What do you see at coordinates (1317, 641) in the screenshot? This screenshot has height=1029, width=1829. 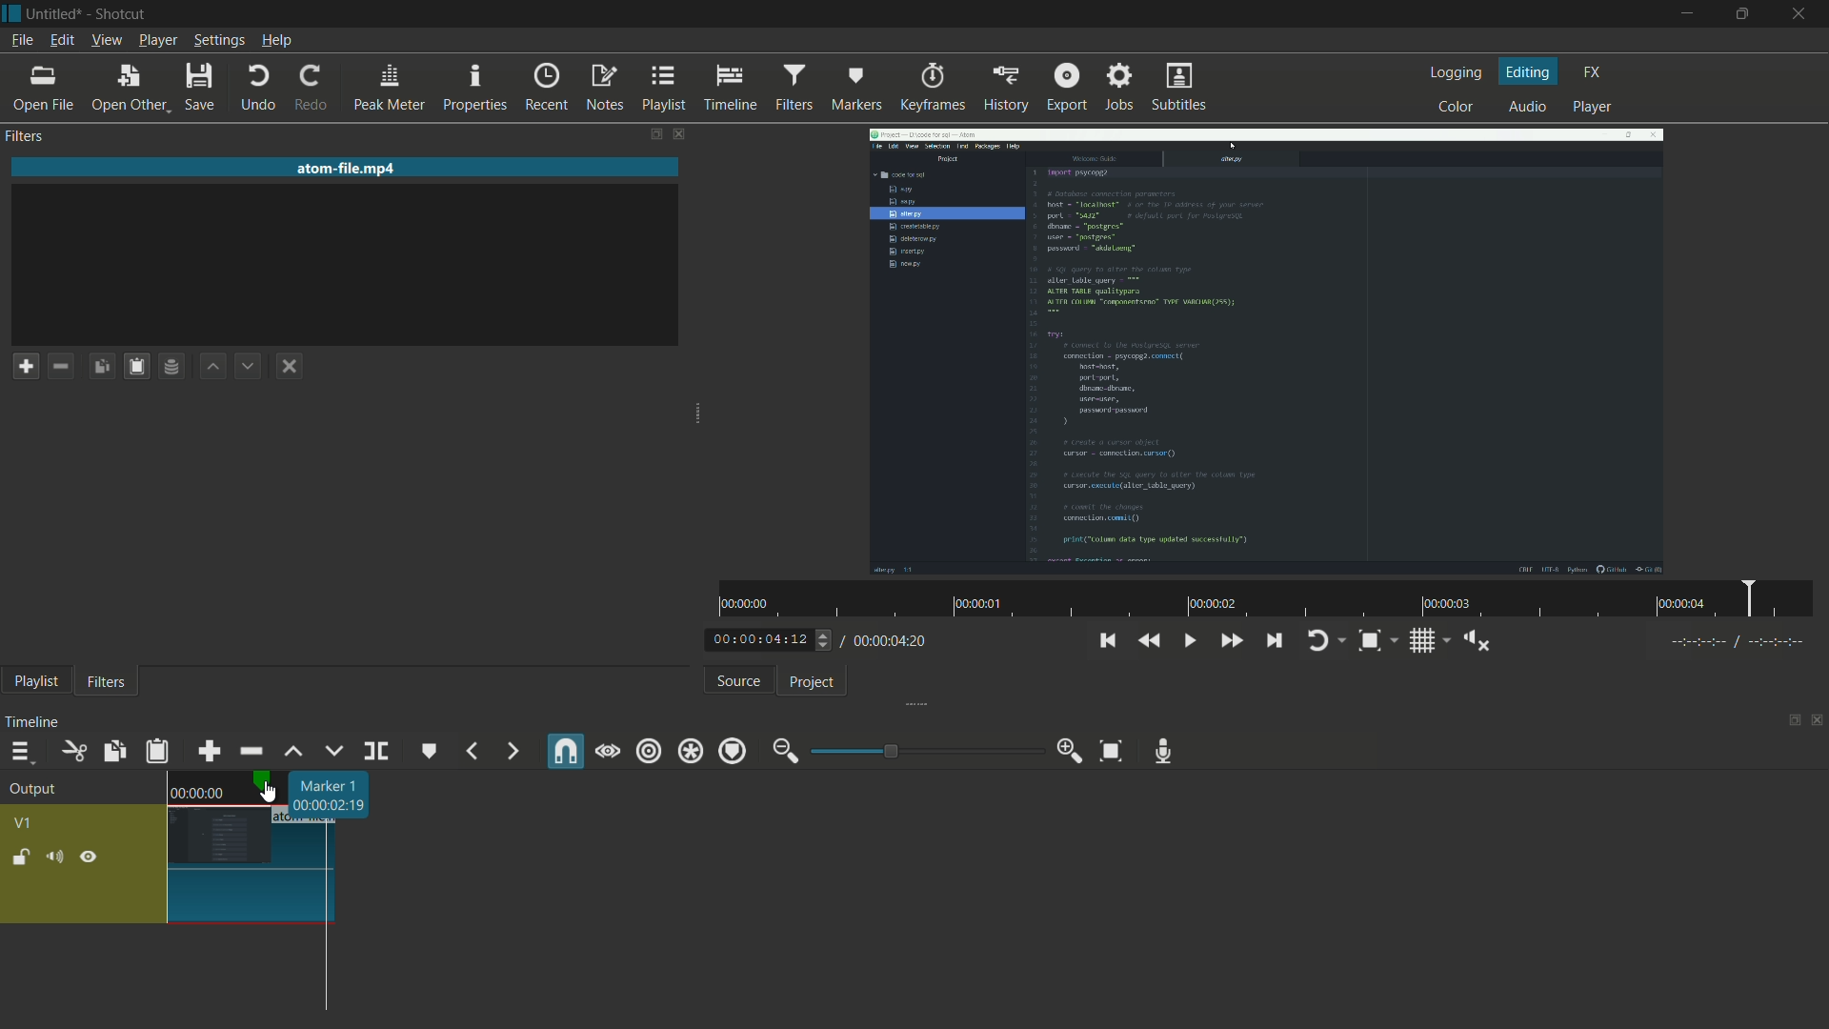 I see `toggle player logging` at bounding box center [1317, 641].